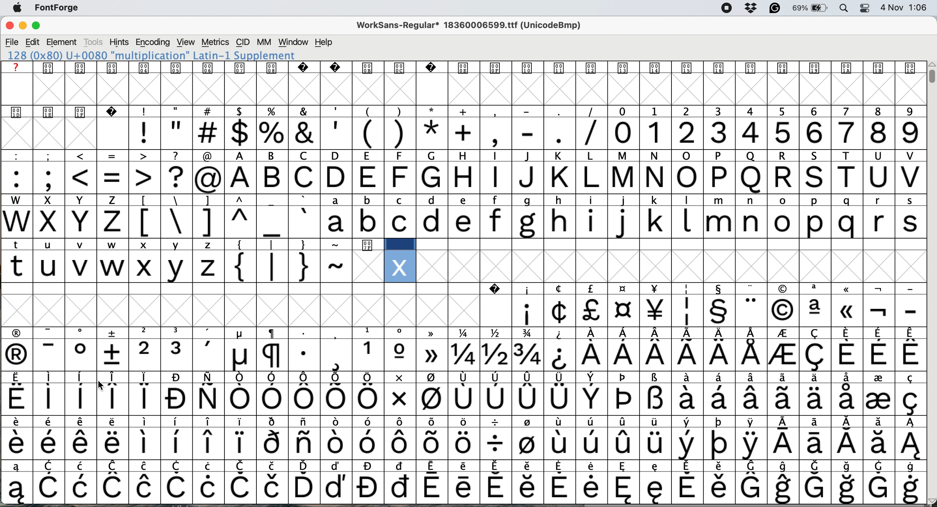  Describe the element at coordinates (461, 155) in the screenshot. I see `special characters and text` at that location.